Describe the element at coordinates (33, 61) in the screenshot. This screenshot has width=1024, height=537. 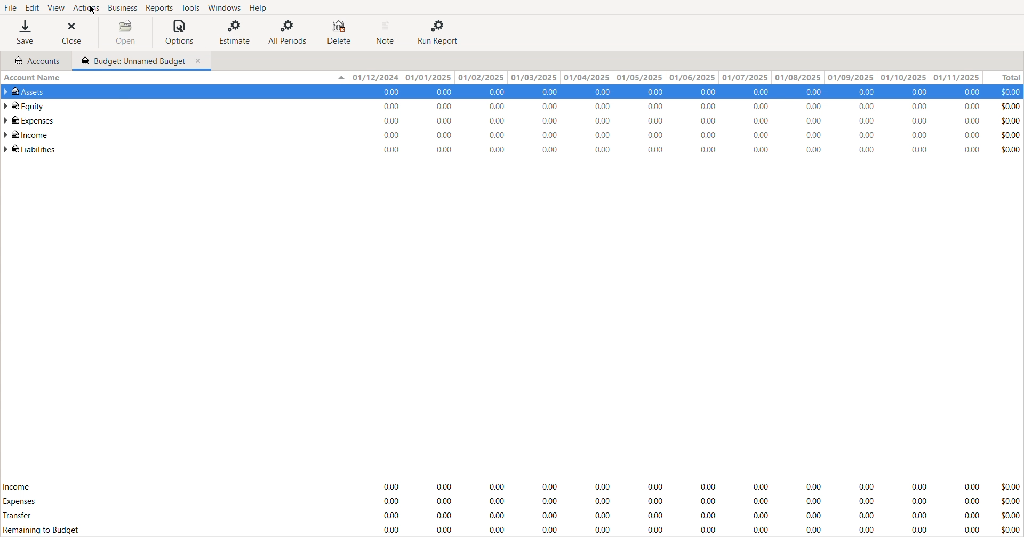
I see `Accounts` at that location.